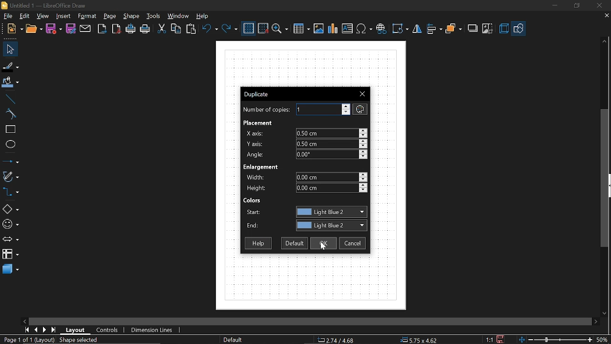  Describe the element at coordinates (11, 207) in the screenshot. I see `Basic shapes` at that location.